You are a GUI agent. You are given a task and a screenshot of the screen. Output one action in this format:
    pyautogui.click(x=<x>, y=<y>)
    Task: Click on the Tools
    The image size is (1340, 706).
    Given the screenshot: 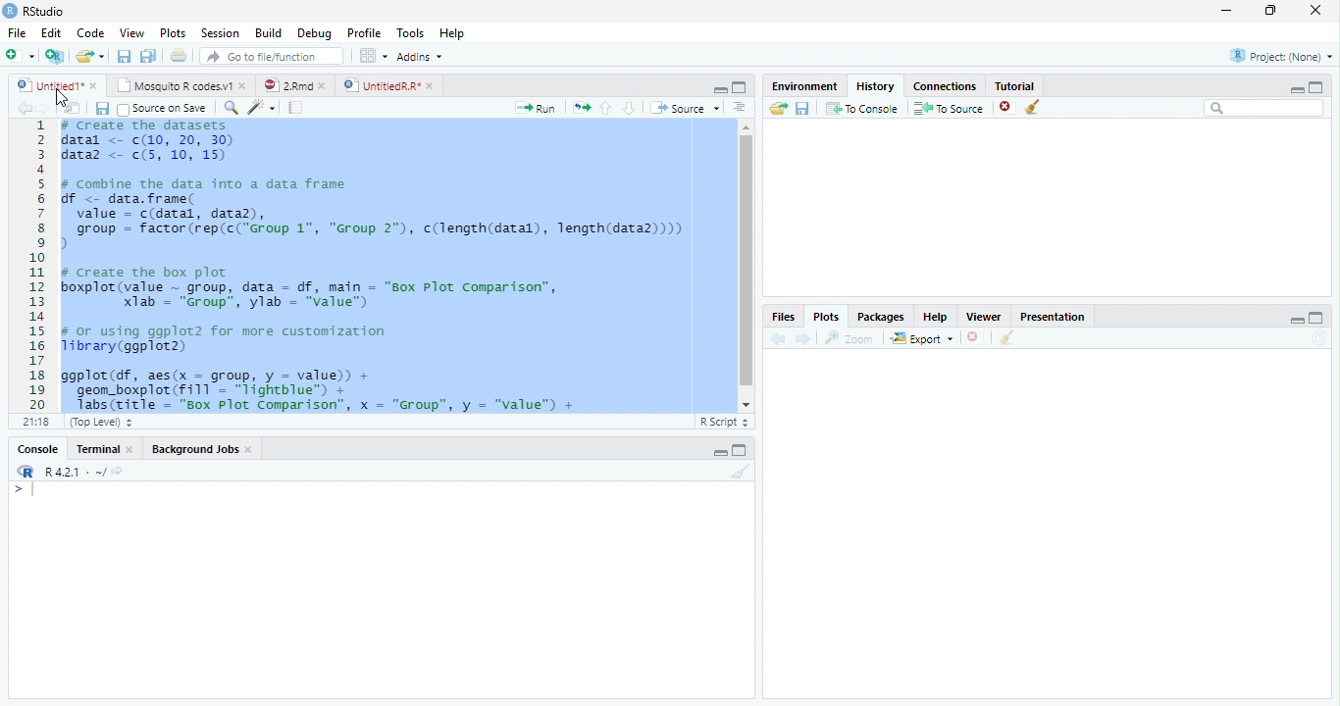 What is the action you would take?
    pyautogui.click(x=410, y=31)
    